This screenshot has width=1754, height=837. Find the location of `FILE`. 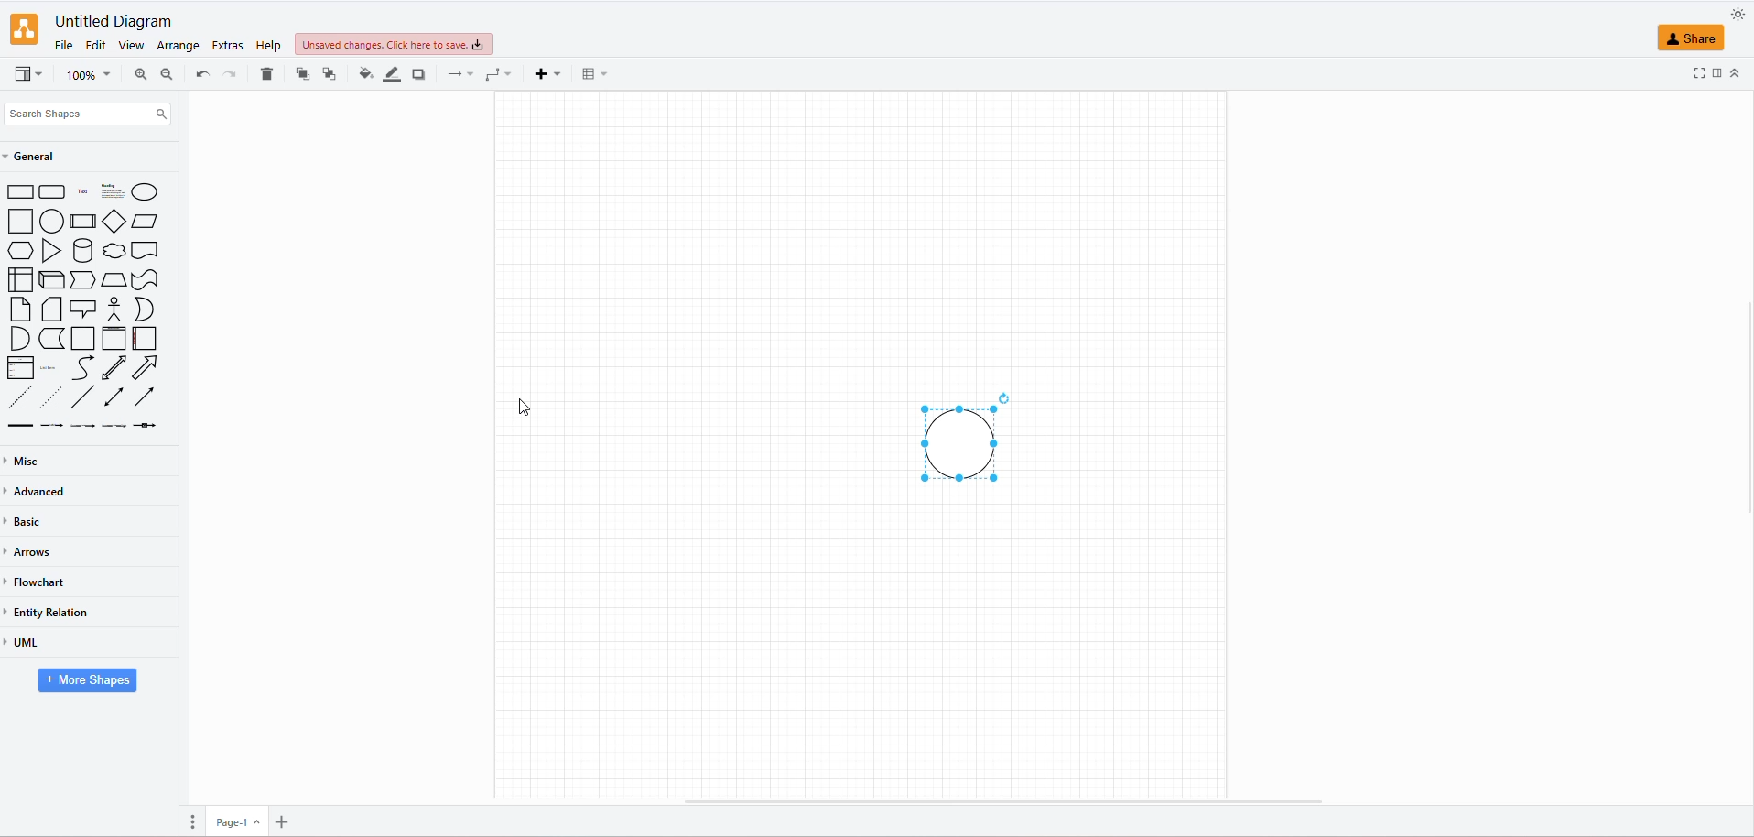

FILE is located at coordinates (60, 45).